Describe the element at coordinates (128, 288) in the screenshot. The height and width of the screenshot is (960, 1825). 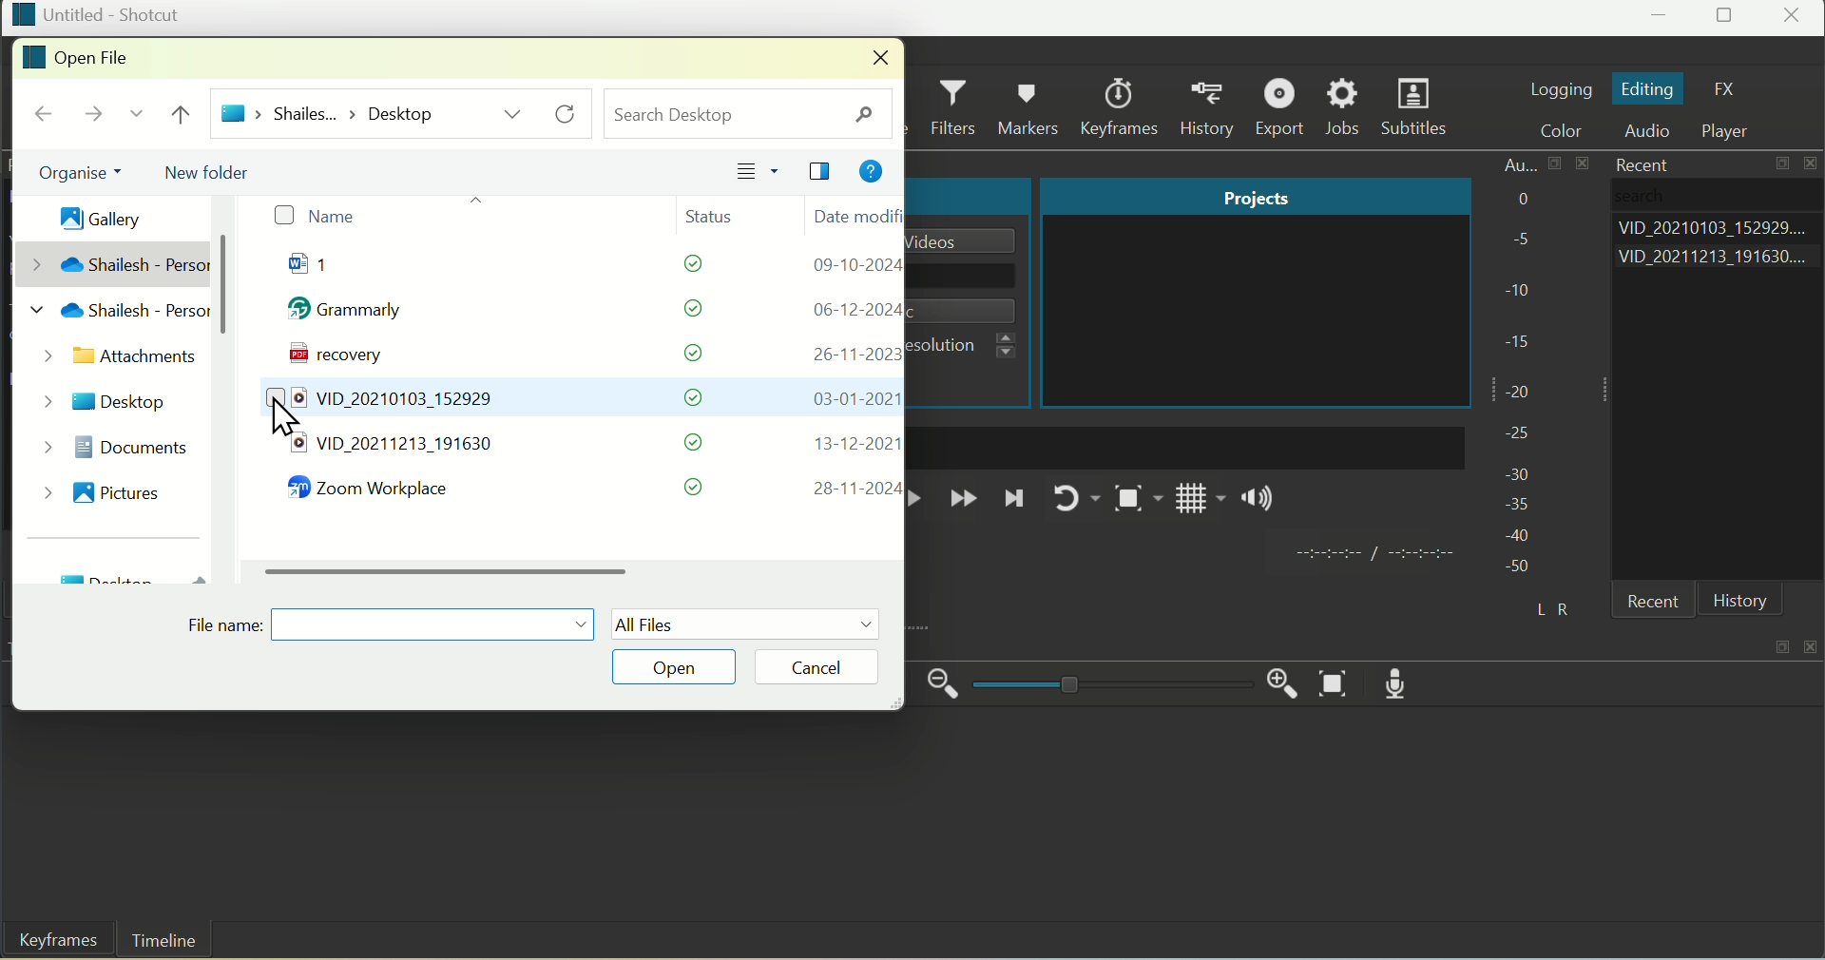
I see `Shailesh-Personal` at that location.